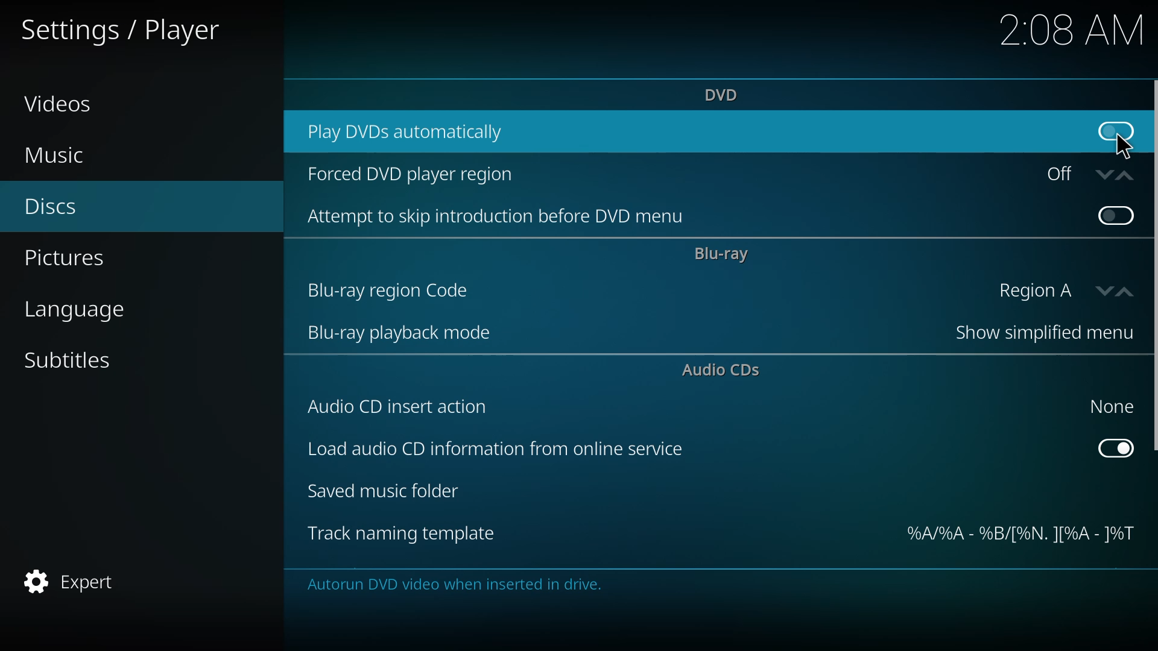 The width and height of the screenshot is (1158, 651). I want to click on videos, so click(59, 103).